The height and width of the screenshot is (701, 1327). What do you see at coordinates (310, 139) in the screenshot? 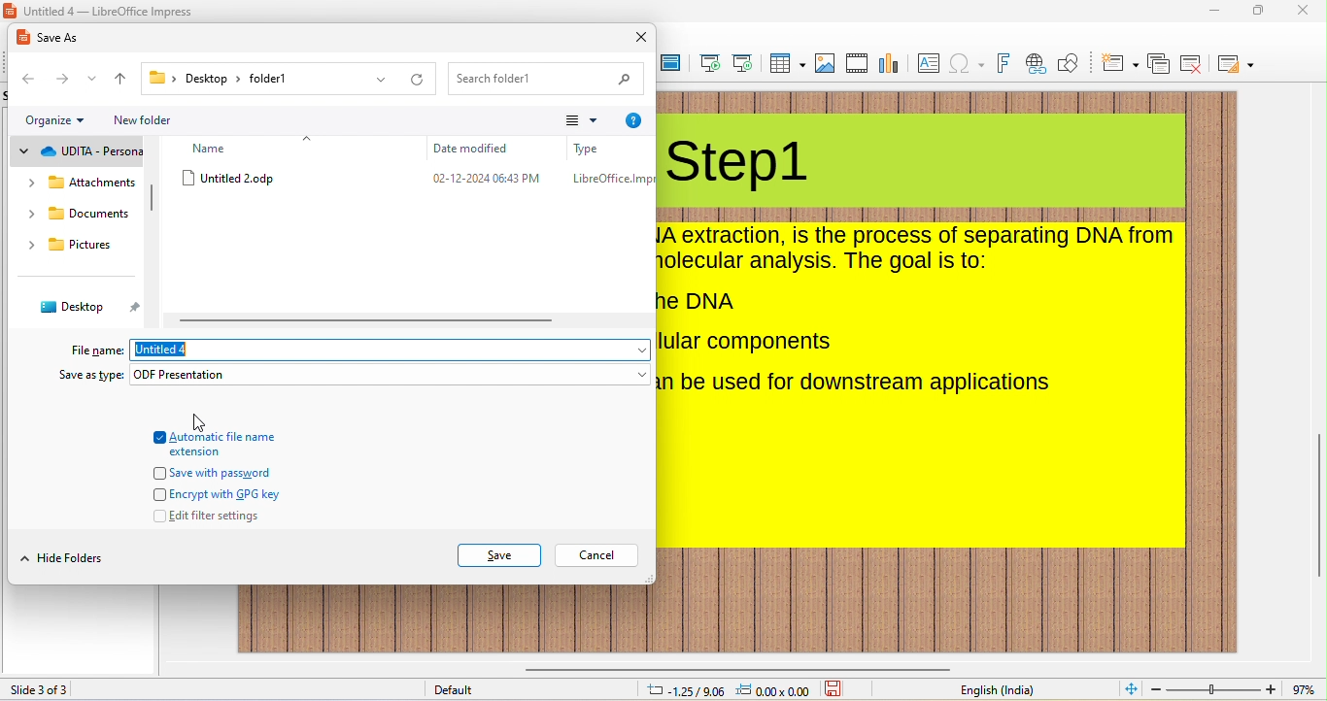
I see `drop down` at bounding box center [310, 139].